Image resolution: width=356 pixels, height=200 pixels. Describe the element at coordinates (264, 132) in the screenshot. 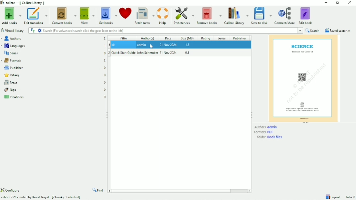

I see `Formats` at that location.